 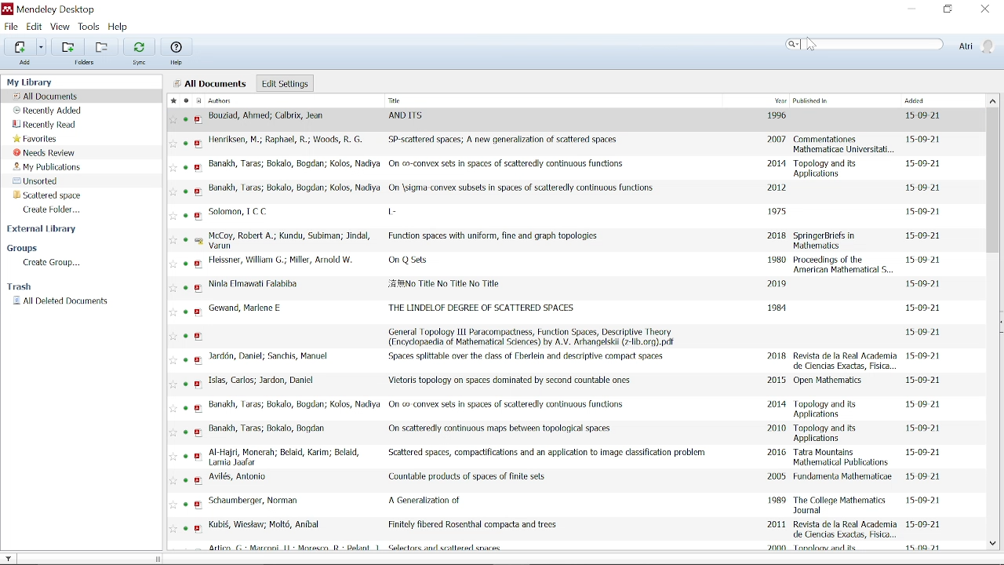 I want to click on Move up in all files, so click(x=993, y=100).